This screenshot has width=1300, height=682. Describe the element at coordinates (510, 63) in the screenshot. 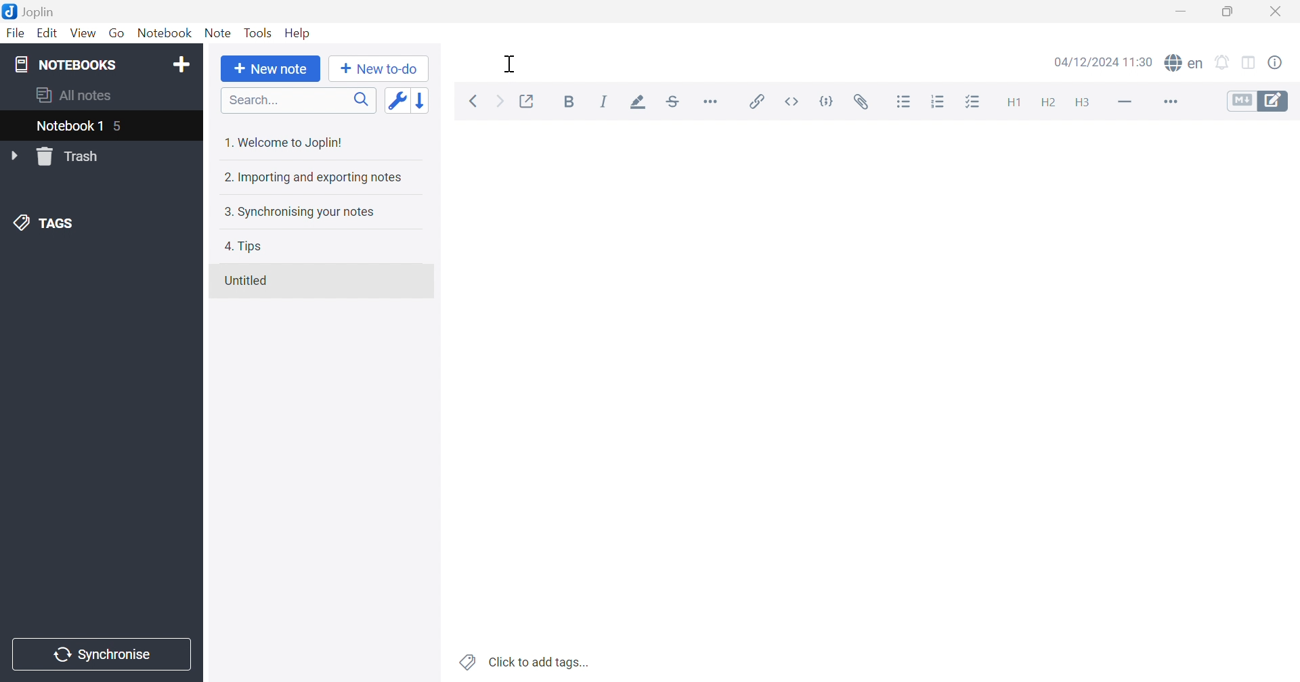

I see `Cursor` at that location.